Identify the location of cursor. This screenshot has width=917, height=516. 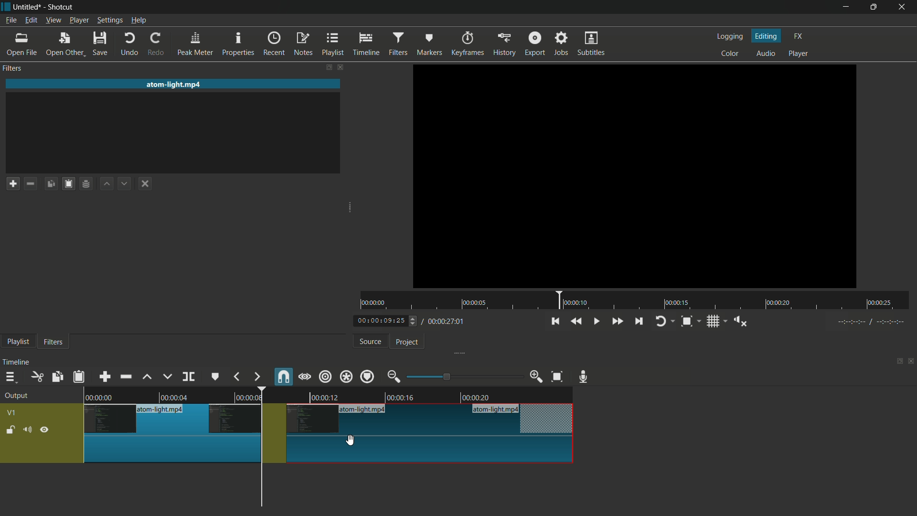
(352, 440).